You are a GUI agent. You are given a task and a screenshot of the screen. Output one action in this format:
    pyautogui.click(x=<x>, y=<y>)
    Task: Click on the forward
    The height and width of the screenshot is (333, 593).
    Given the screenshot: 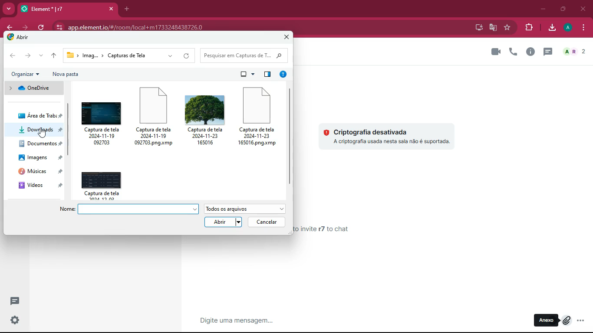 What is the action you would take?
    pyautogui.click(x=30, y=55)
    